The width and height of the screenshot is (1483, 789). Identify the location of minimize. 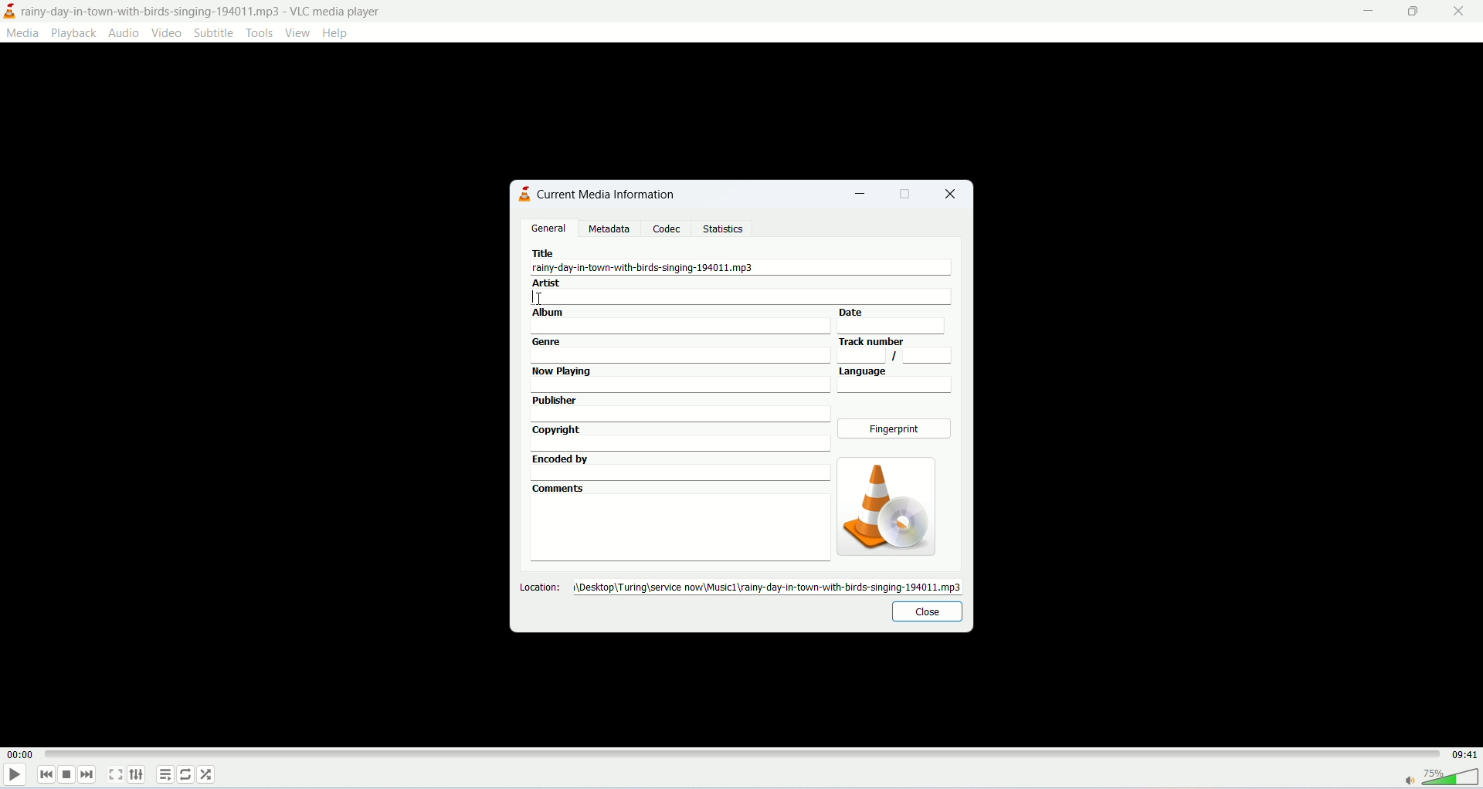
(1369, 9).